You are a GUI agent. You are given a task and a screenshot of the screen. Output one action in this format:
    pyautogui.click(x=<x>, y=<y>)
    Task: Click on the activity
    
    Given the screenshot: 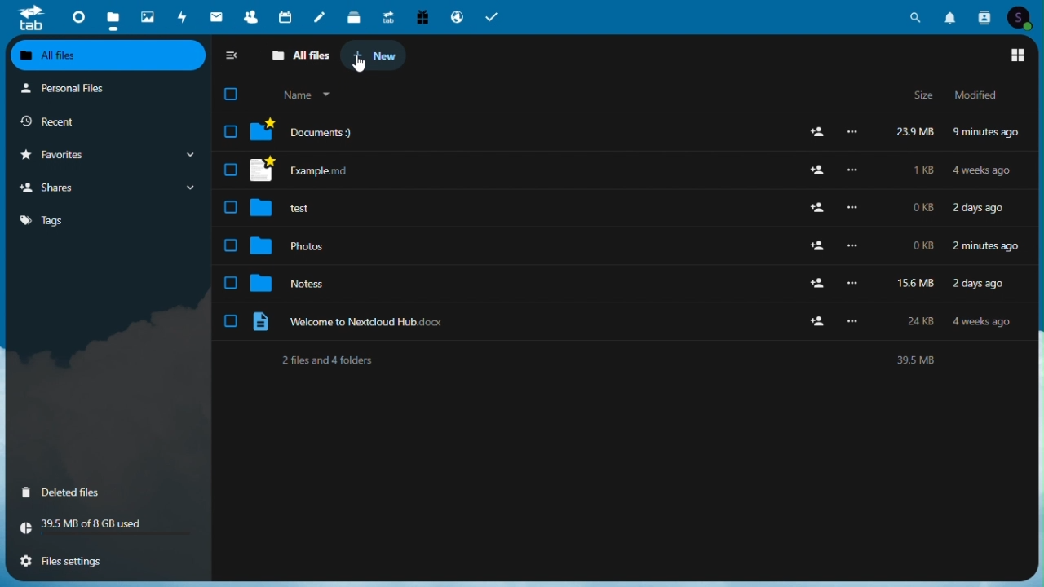 What is the action you would take?
    pyautogui.click(x=183, y=15)
    